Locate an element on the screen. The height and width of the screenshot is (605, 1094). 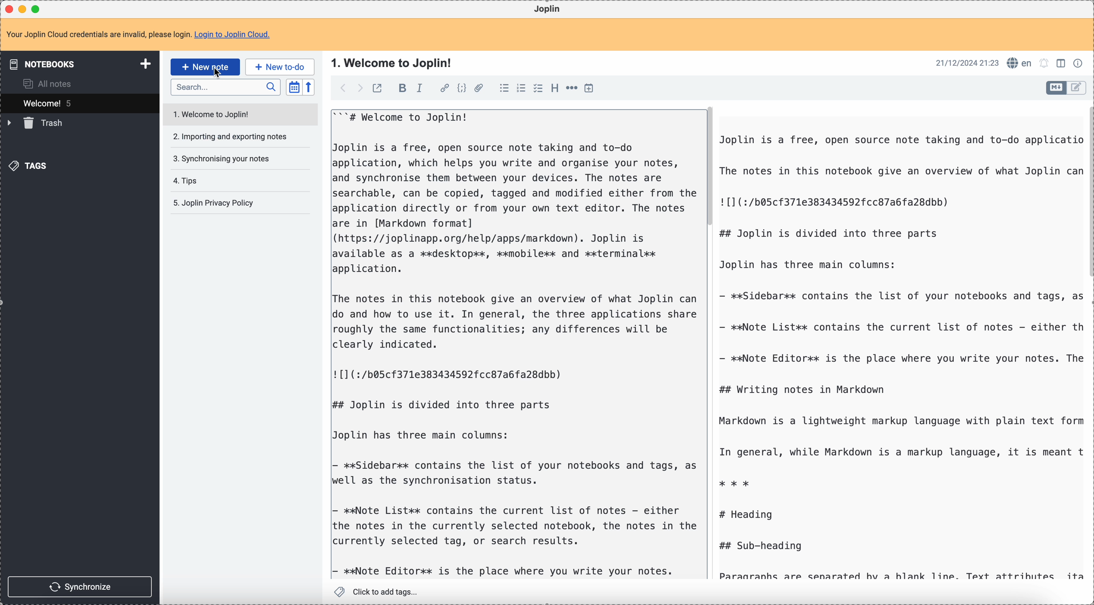
body text is located at coordinates (901, 355).